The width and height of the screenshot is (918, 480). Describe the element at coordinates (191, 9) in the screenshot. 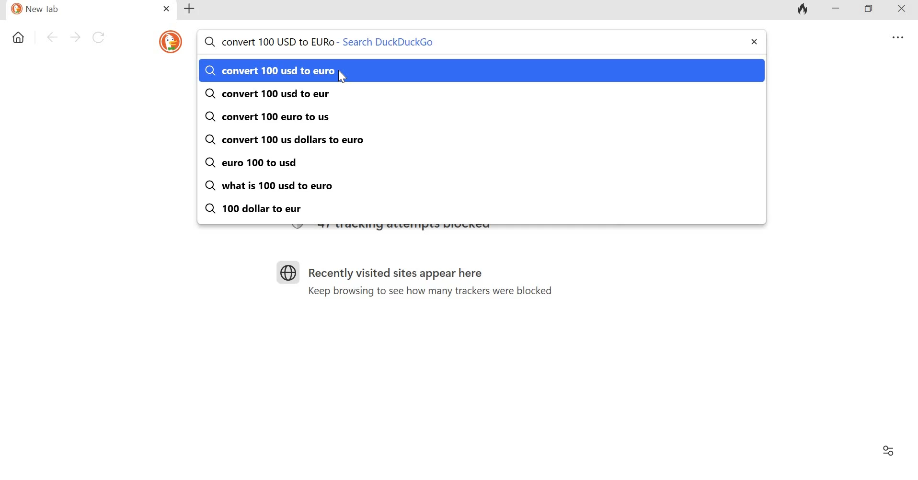

I see `Add new tab` at that location.